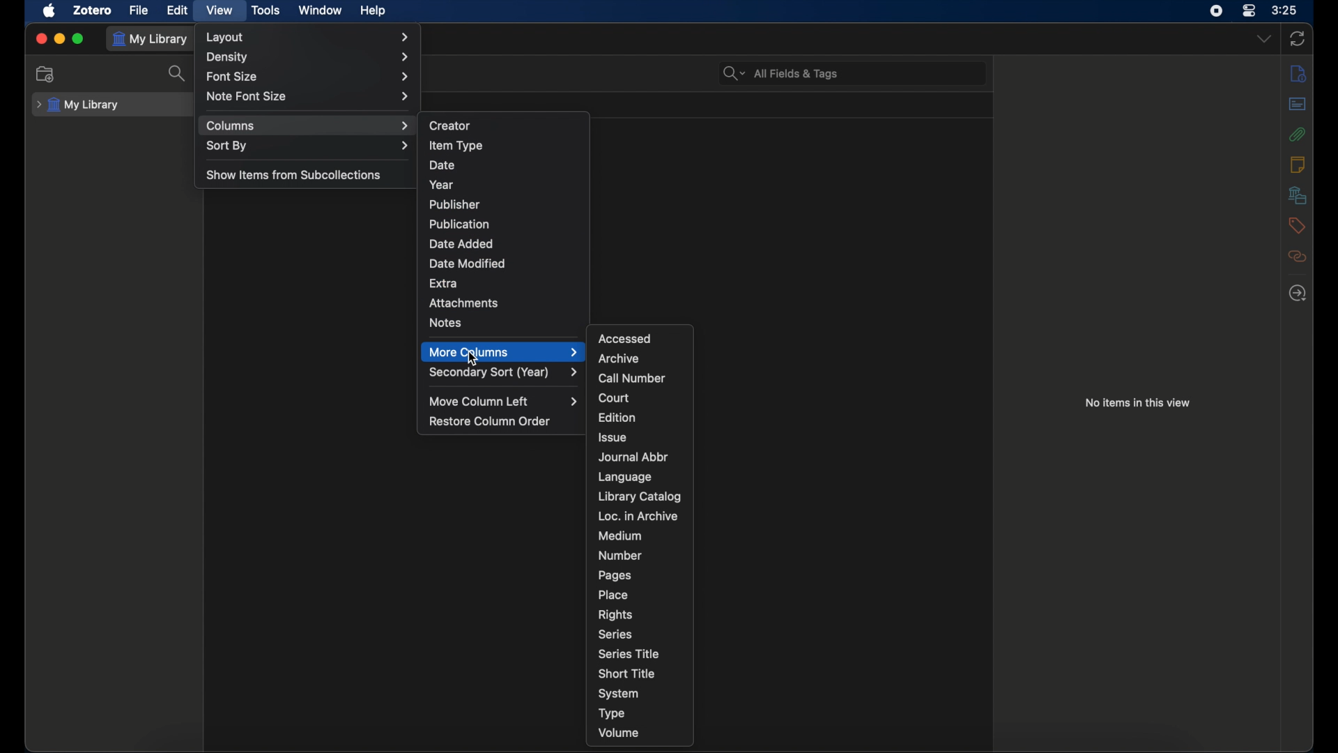  Describe the element at coordinates (454, 204) in the screenshot. I see `publisher` at that location.